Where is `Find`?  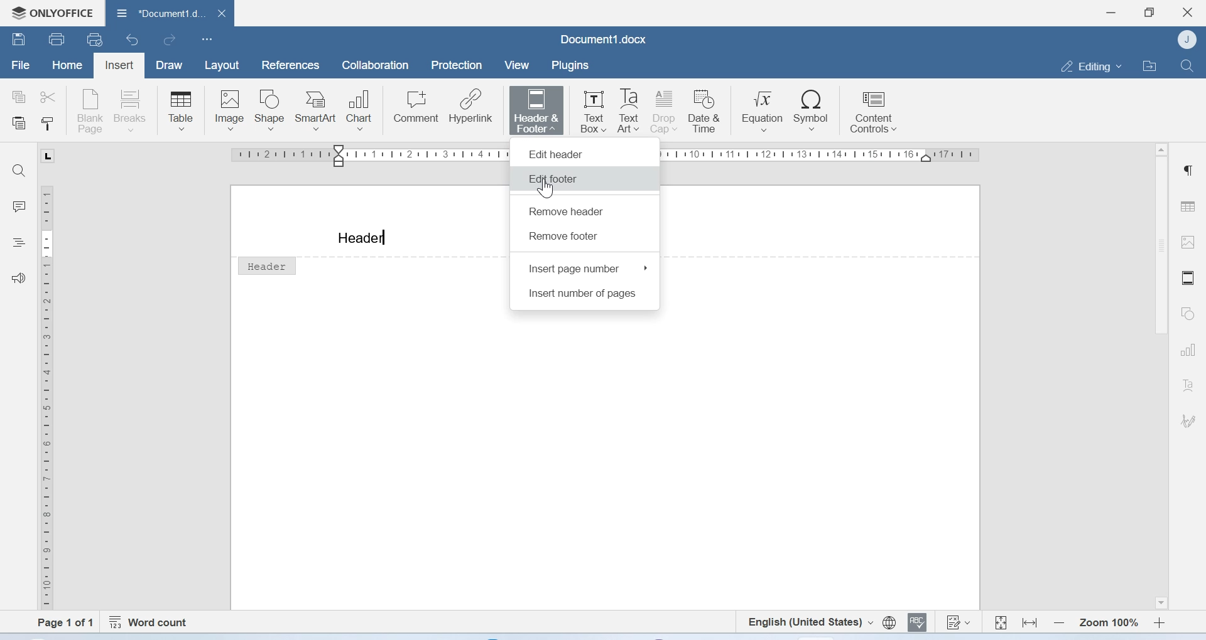 Find is located at coordinates (22, 171).